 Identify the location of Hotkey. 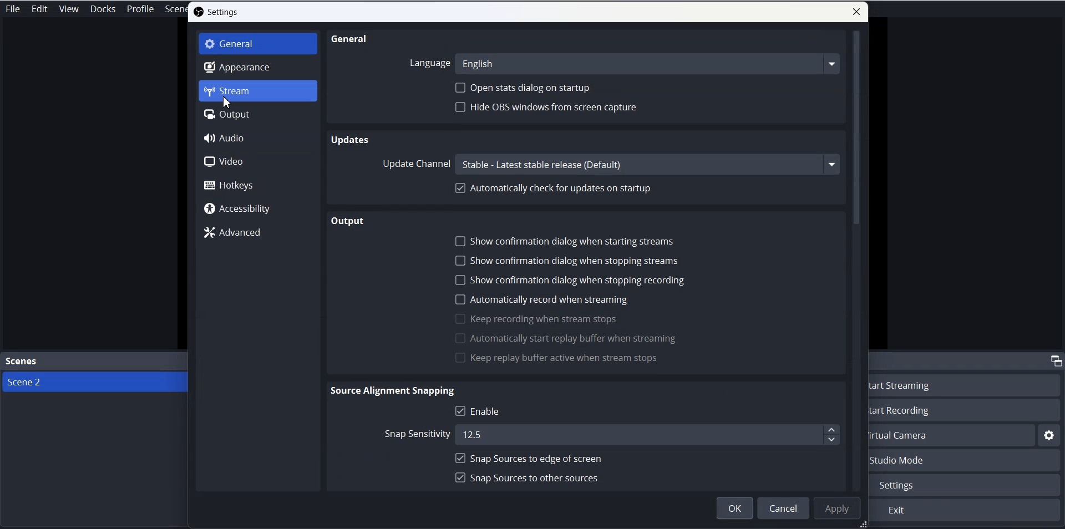
(257, 185).